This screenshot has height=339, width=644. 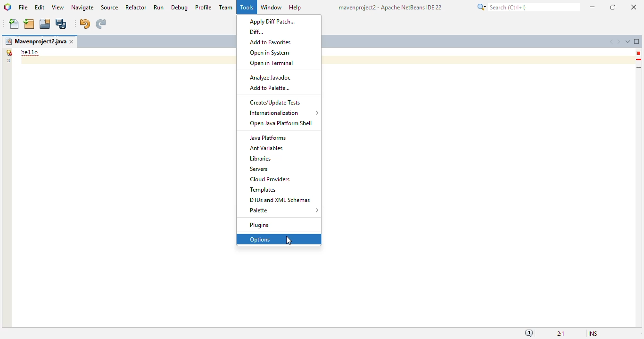 I want to click on save all, so click(x=61, y=24).